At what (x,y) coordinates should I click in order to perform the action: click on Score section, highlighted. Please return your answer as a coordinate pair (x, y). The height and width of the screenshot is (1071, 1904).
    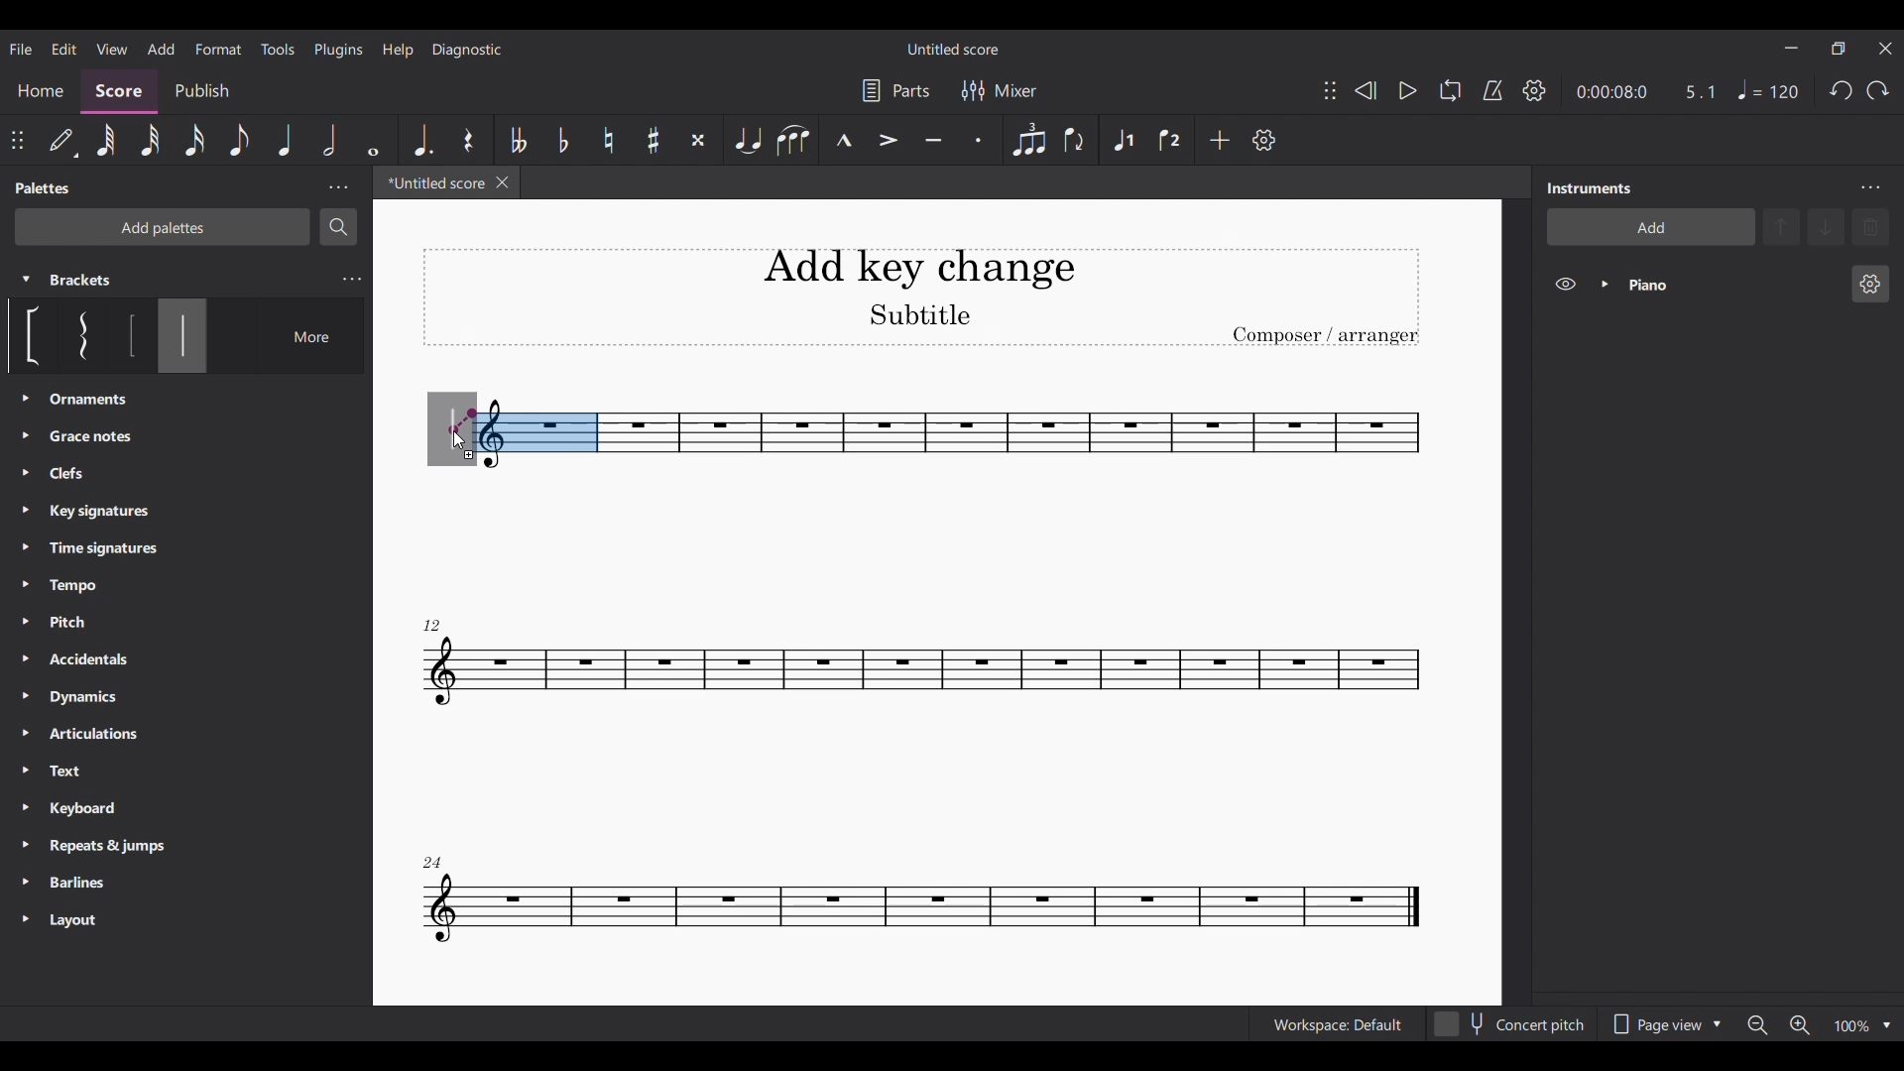
    Looking at the image, I should click on (118, 91).